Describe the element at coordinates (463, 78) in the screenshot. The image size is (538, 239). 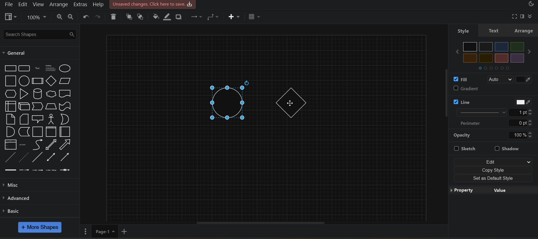
I see `fill ` at that location.